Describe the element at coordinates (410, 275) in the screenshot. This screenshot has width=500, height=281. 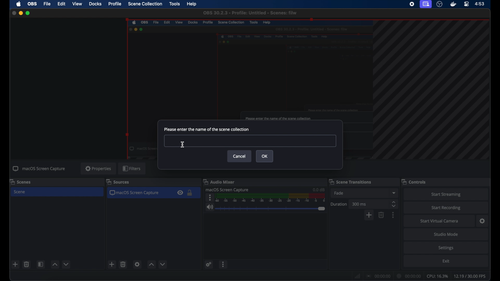
I see `current time indicator` at that location.